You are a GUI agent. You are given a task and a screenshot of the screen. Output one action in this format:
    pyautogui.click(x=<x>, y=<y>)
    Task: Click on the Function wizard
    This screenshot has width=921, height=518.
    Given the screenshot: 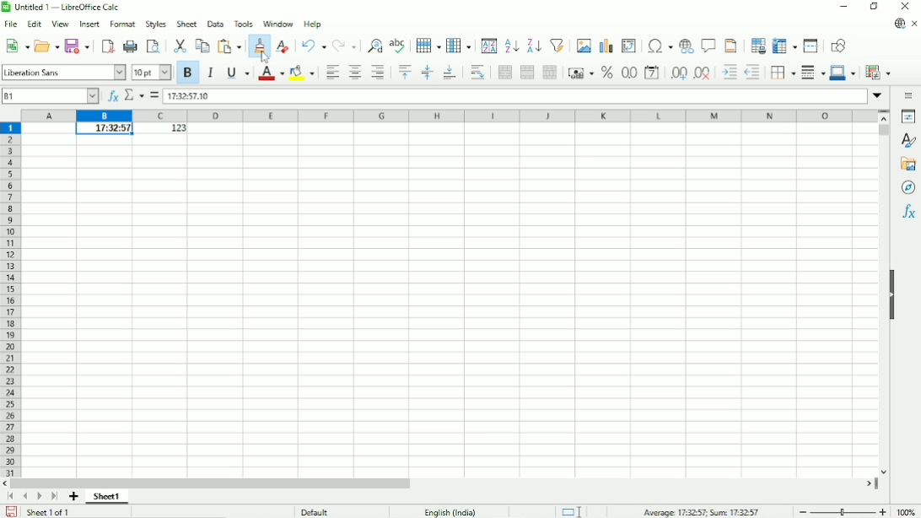 What is the action you would take?
    pyautogui.click(x=110, y=95)
    